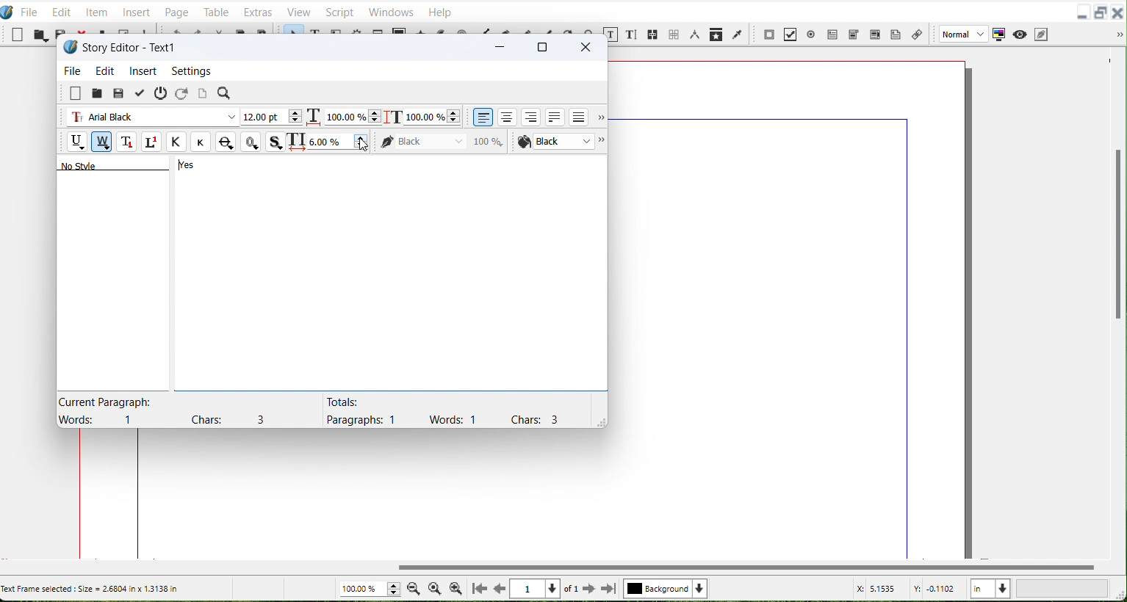  Describe the element at coordinates (813, 32) in the screenshot. I see `PDF Radio button` at that location.